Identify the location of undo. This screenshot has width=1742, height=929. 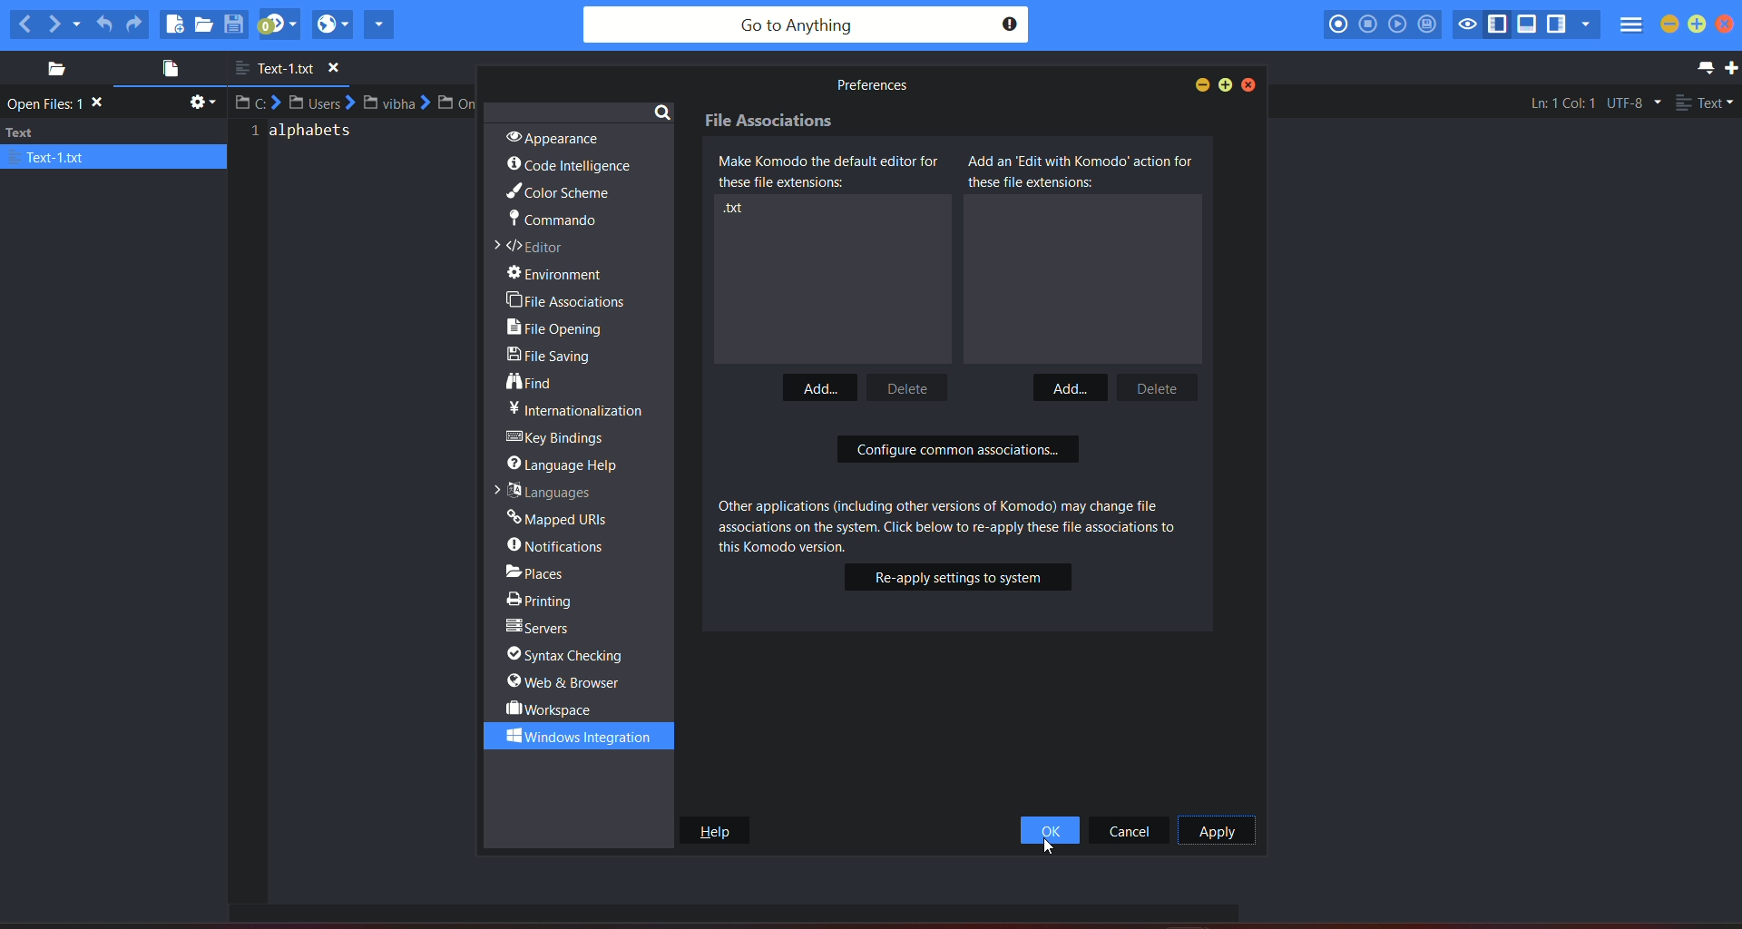
(104, 21).